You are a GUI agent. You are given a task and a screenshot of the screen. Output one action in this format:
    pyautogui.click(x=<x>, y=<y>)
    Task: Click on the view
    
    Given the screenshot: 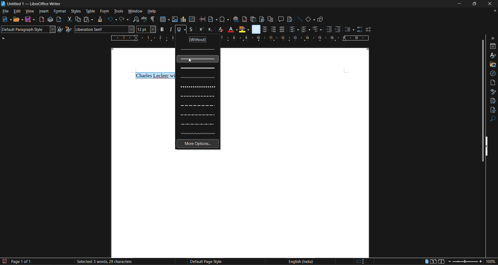 What is the action you would take?
    pyautogui.click(x=29, y=12)
    